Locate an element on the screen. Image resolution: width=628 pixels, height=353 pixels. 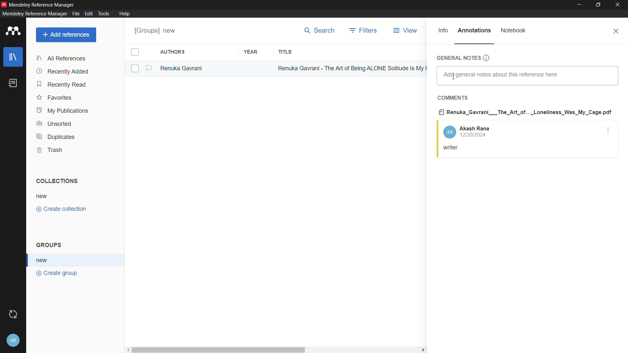
annotations is located at coordinates (475, 30).